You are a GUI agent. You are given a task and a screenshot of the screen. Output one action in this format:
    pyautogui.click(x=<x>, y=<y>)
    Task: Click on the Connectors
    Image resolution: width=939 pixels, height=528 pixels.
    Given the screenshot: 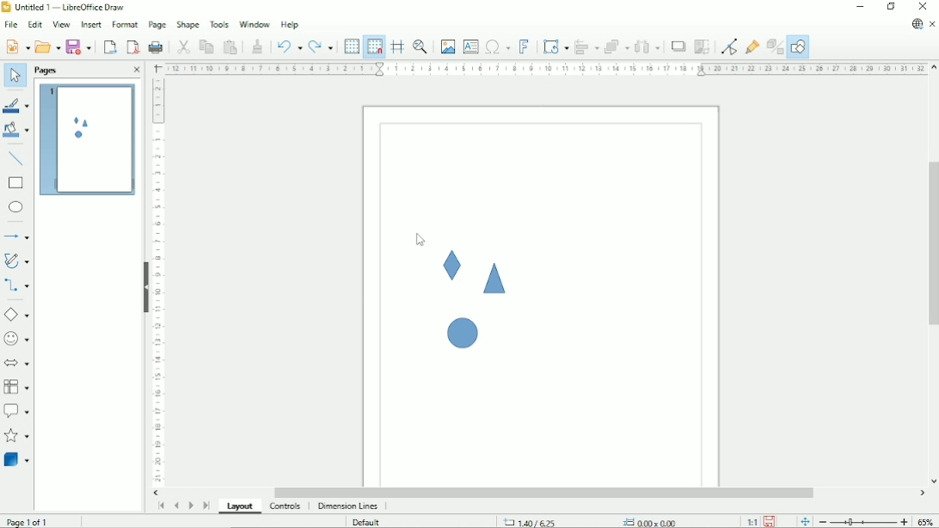 What is the action you would take?
    pyautogui.click(x=16, y=286)
    